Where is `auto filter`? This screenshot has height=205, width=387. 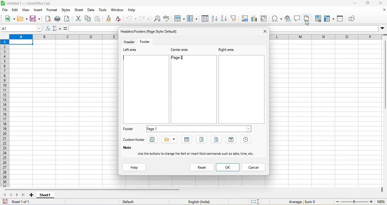 auto filter is located at coordinates (234, 18).